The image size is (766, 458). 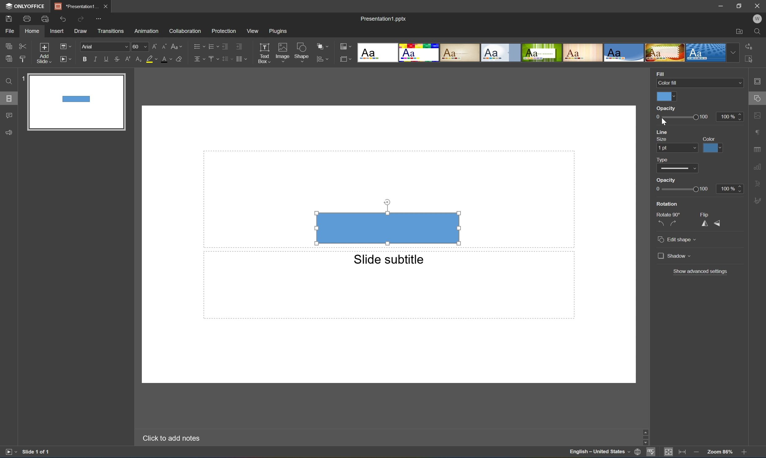 What do you see at coordinates (344, 58) in the screenshot?
I see `icon` at bounding box center [344, 58].